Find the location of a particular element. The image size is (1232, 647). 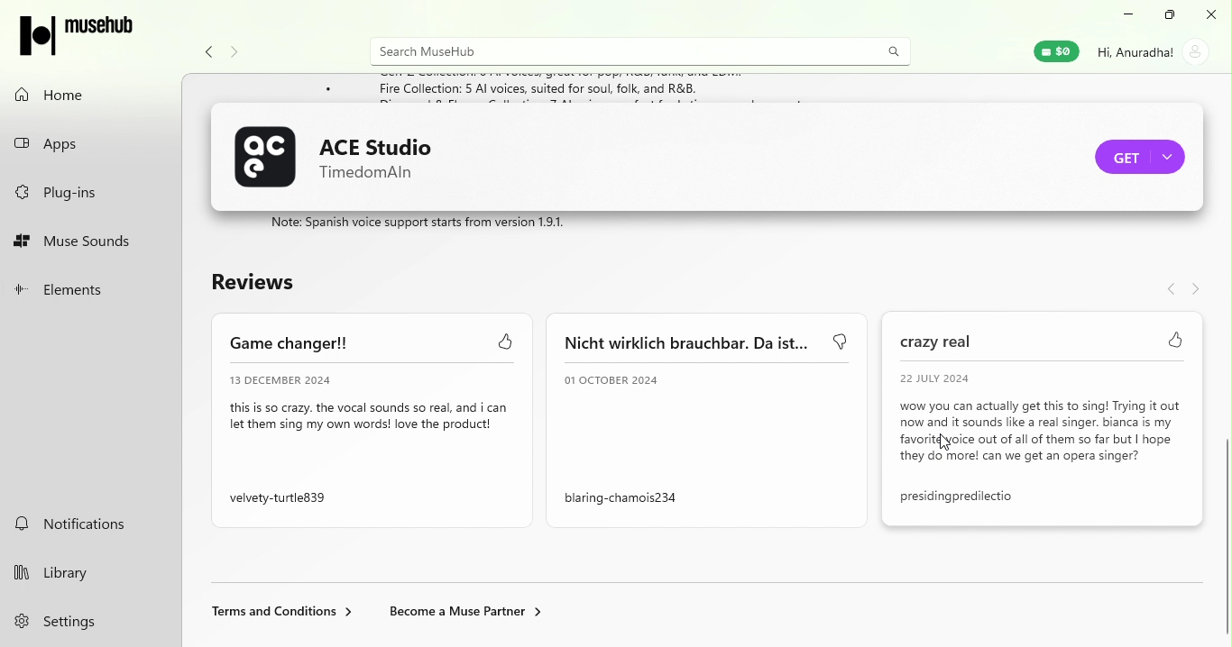

muse wallet is located at coordinates (1053, 50).